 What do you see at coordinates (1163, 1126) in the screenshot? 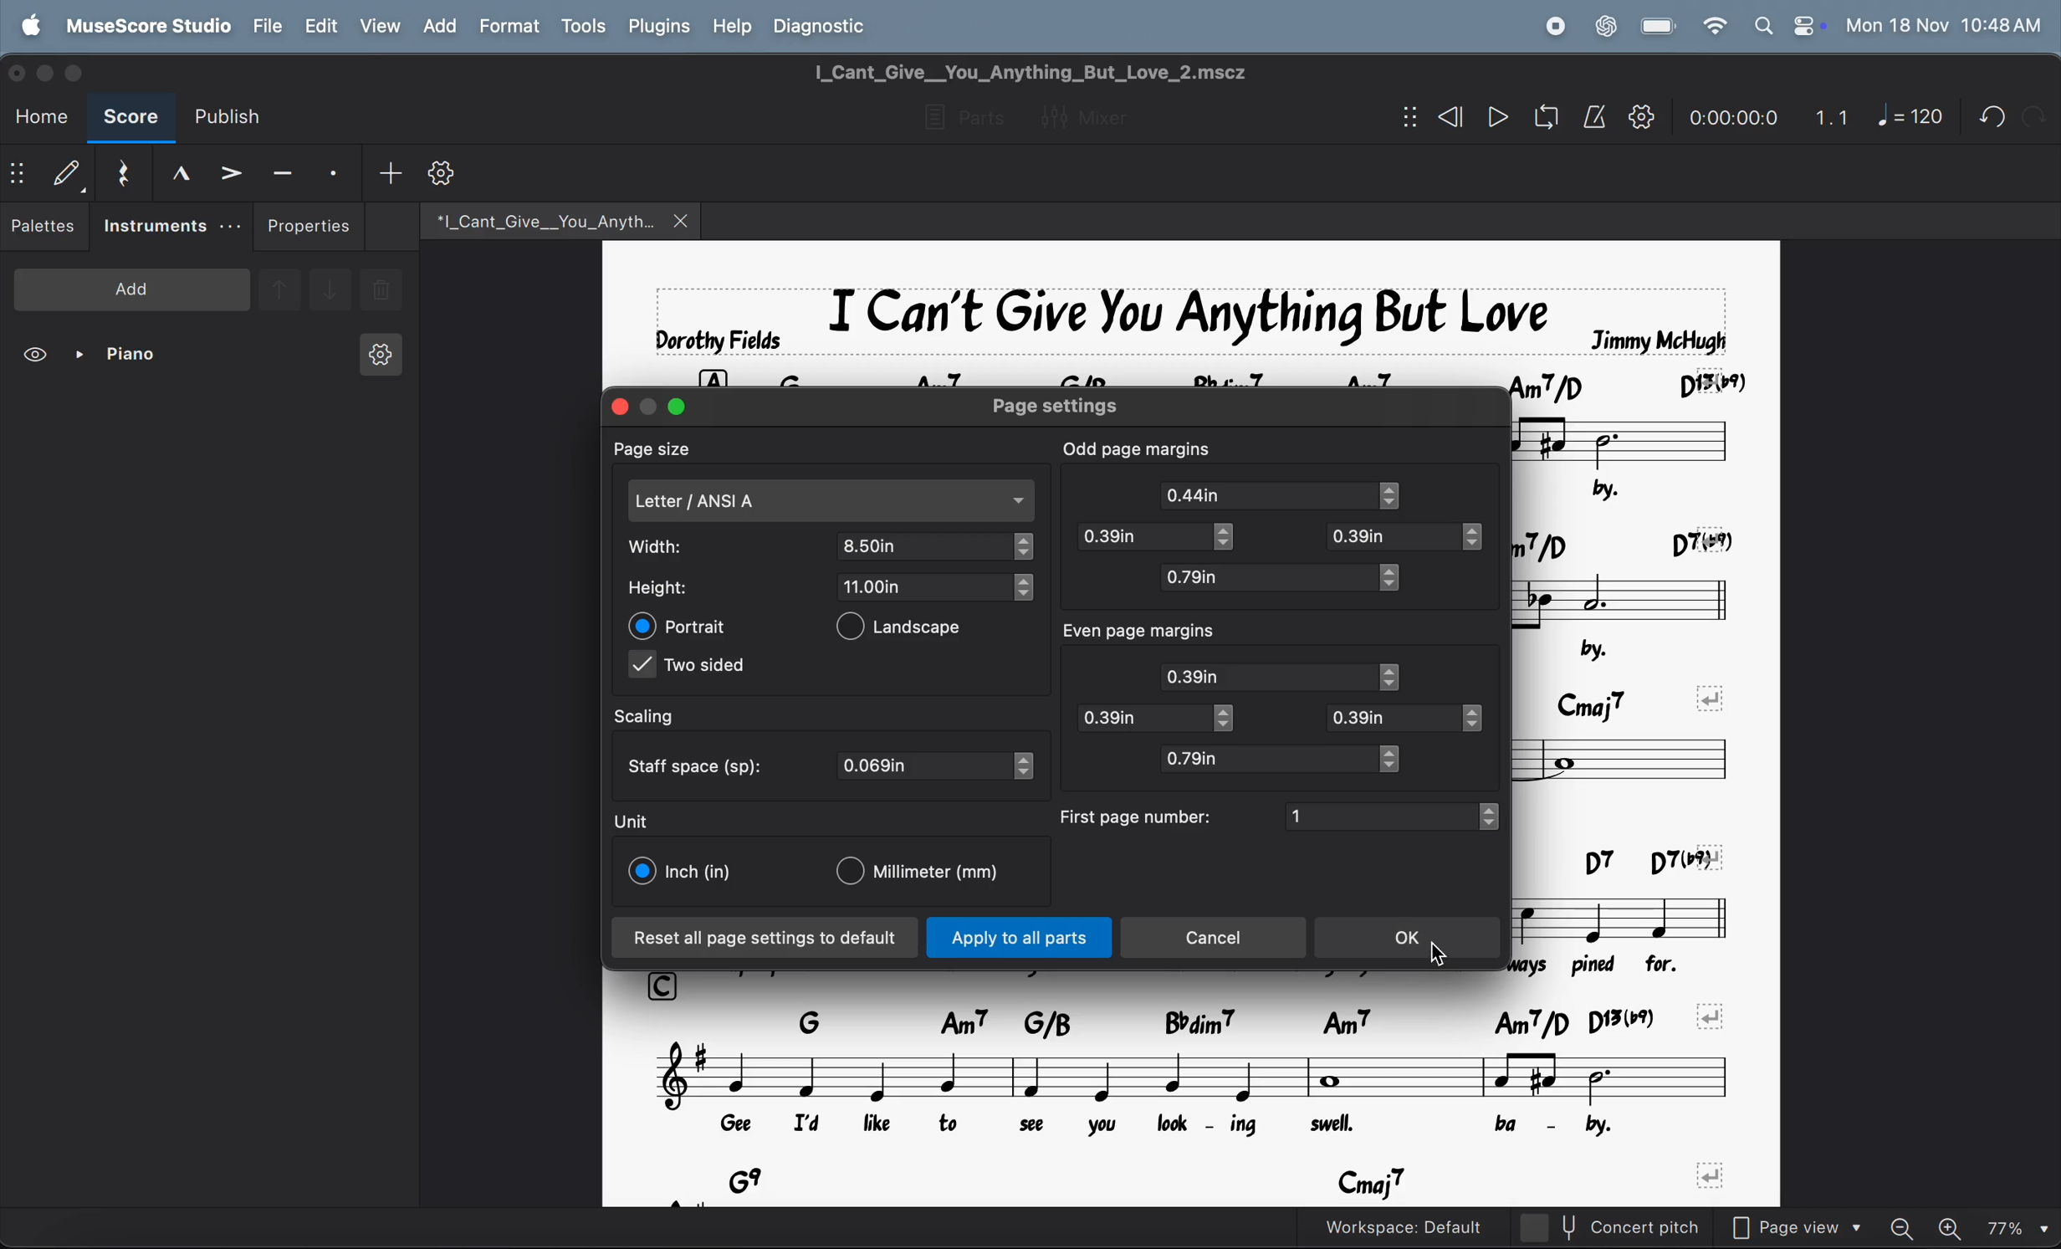
I see `lyrics` at bounding box center [1163, 1126].